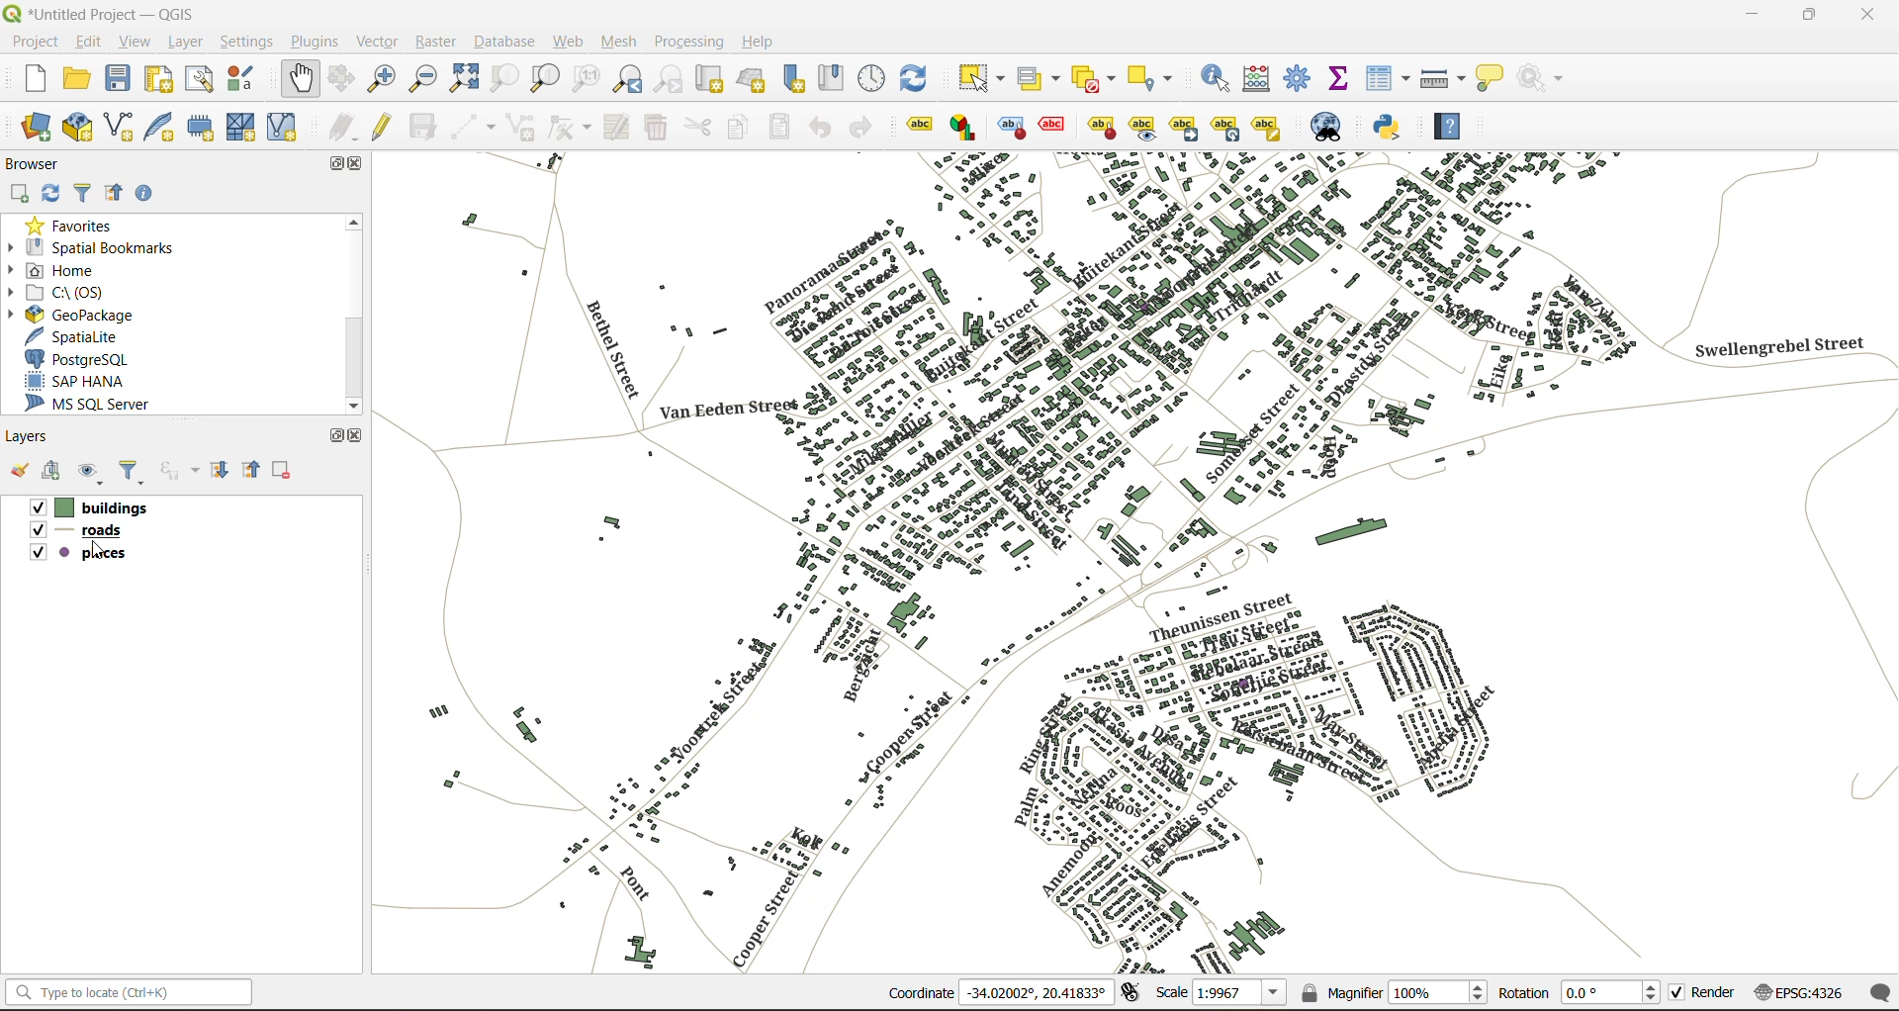 This screenshot has height=1011, width=1899. What do you see at coordinates (1808, 19) in the screenshot?
I see `maximize` at bounding box center [1808, 19].